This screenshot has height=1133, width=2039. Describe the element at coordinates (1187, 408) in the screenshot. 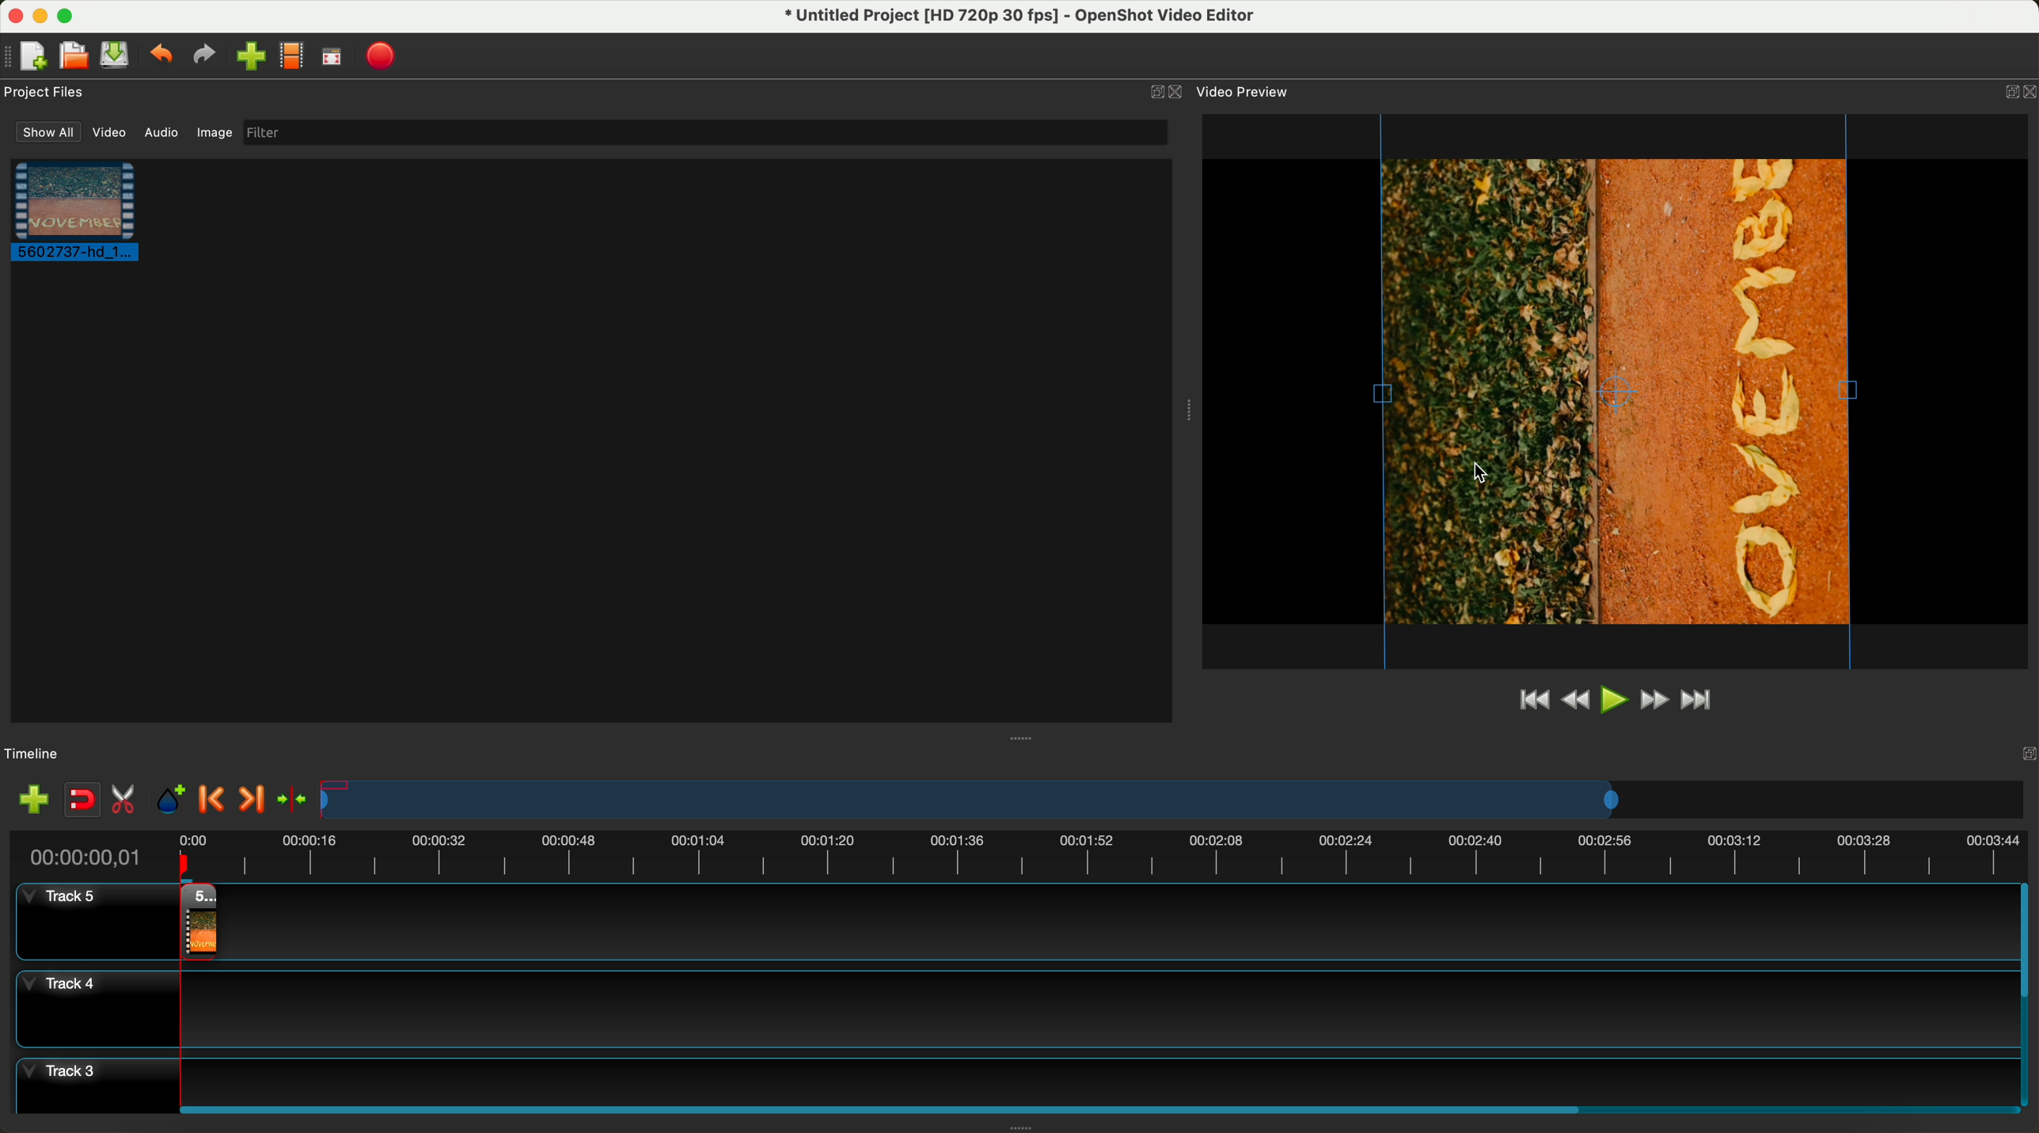

I see `` at that location.